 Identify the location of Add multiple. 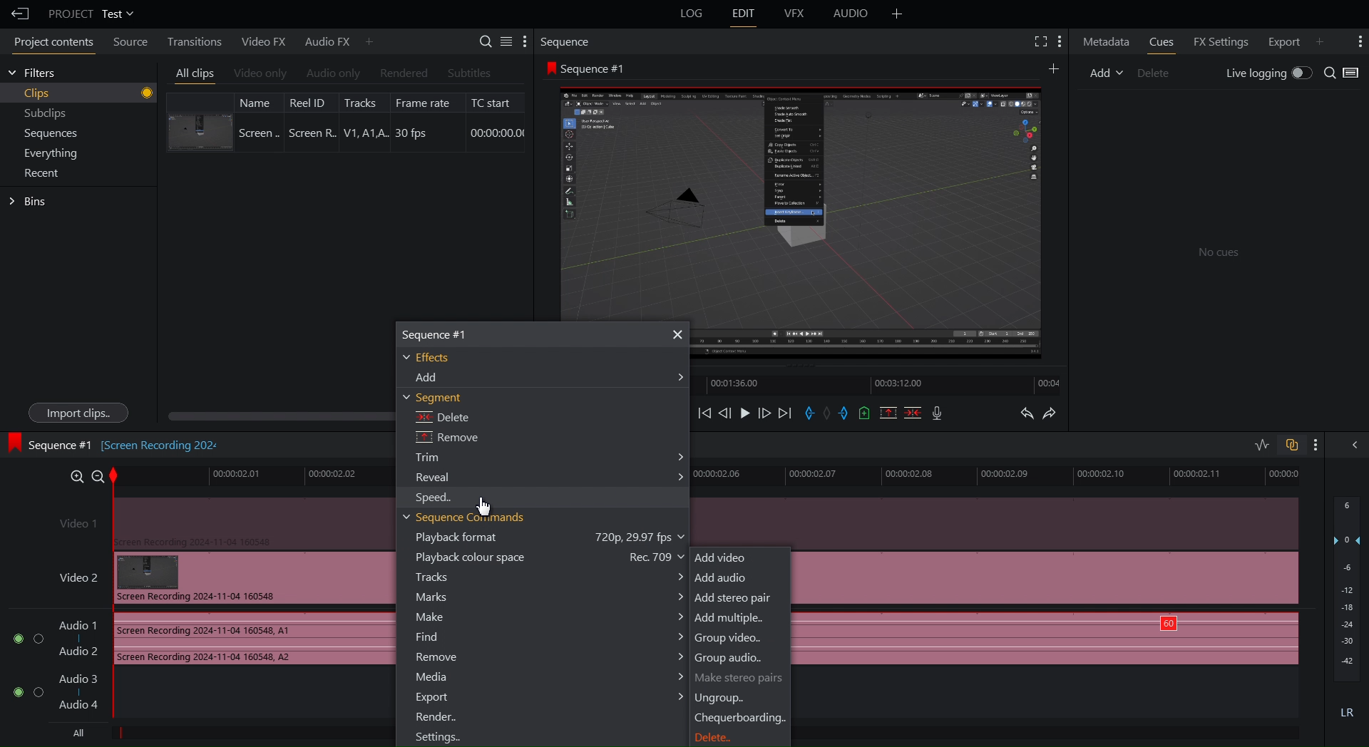
(732, 618).